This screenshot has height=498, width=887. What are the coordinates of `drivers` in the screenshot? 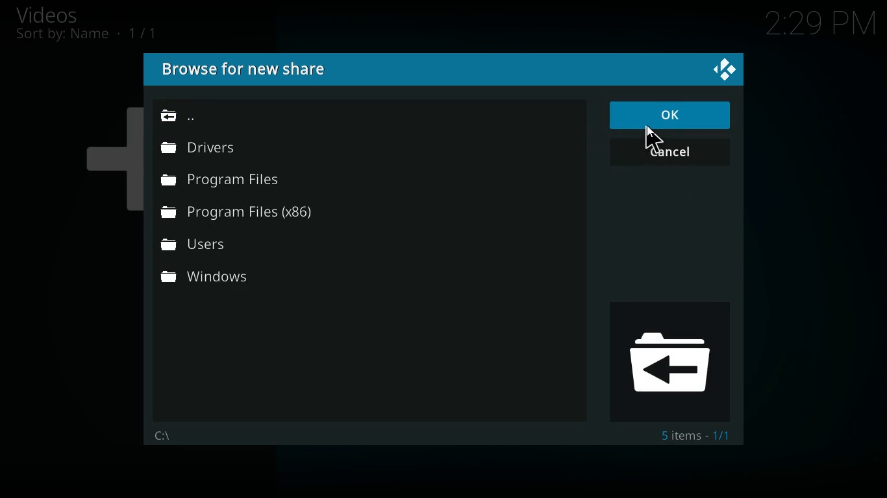 It's located at (203, 151).